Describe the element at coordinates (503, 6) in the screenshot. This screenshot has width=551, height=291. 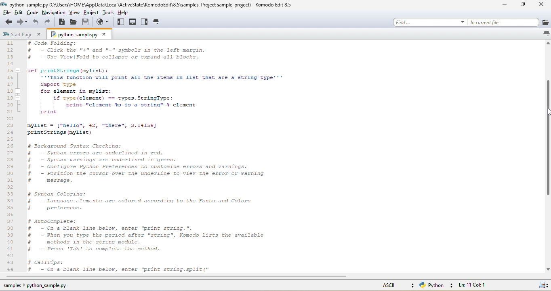
I see `minimize` at that location.